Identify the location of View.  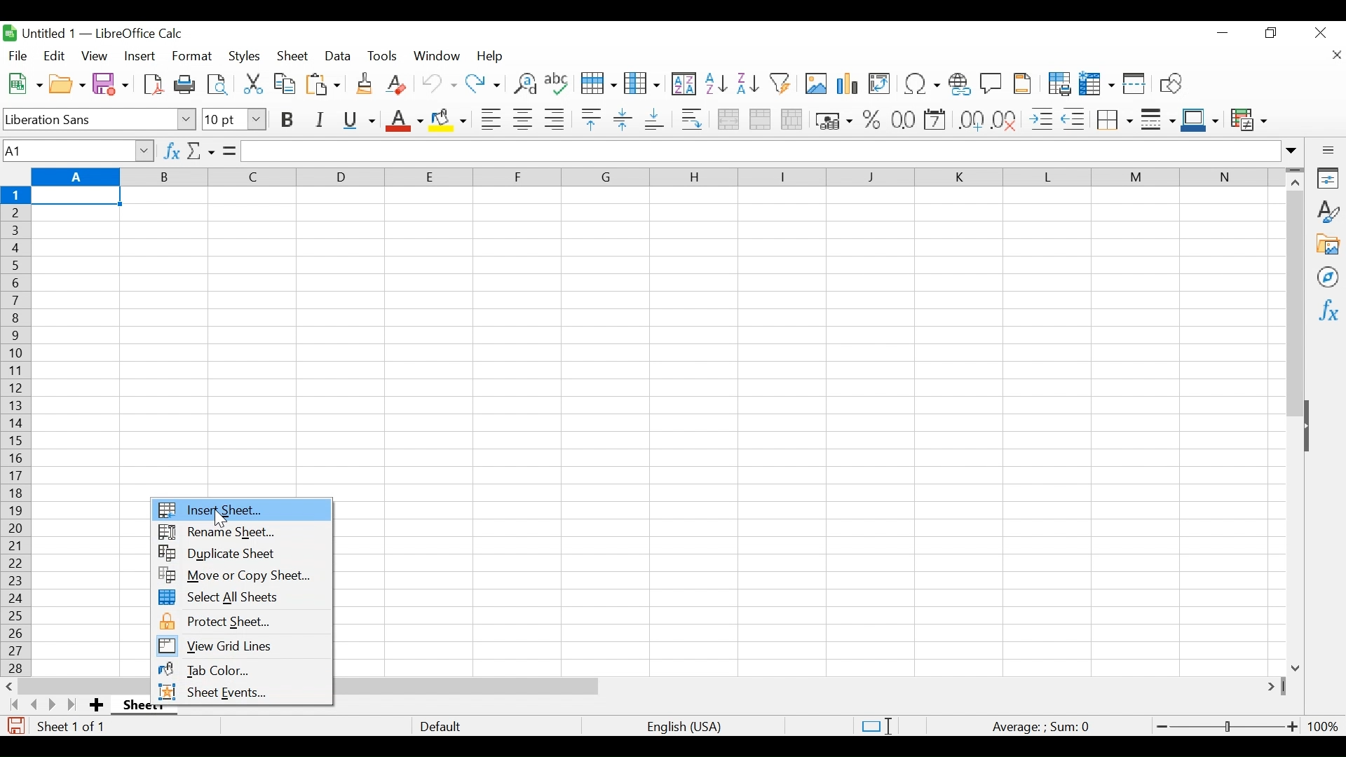
(95, 55).